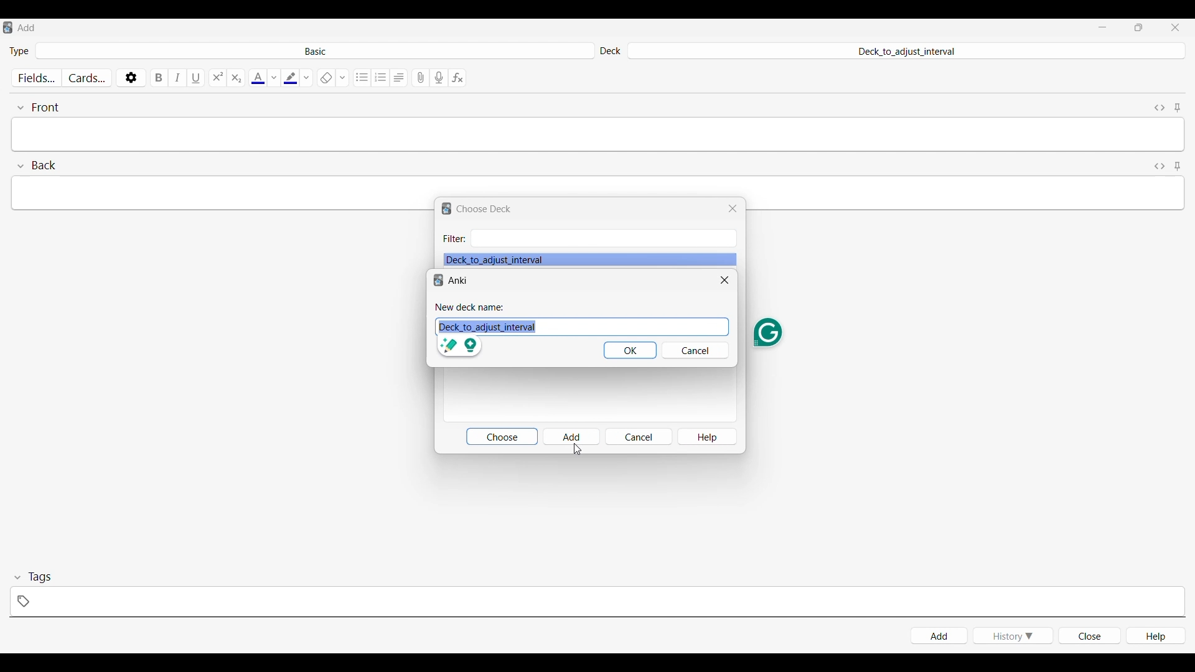  Describe the element at coordinates (501, 437) in the screenshot. I see `Choose` at that location.